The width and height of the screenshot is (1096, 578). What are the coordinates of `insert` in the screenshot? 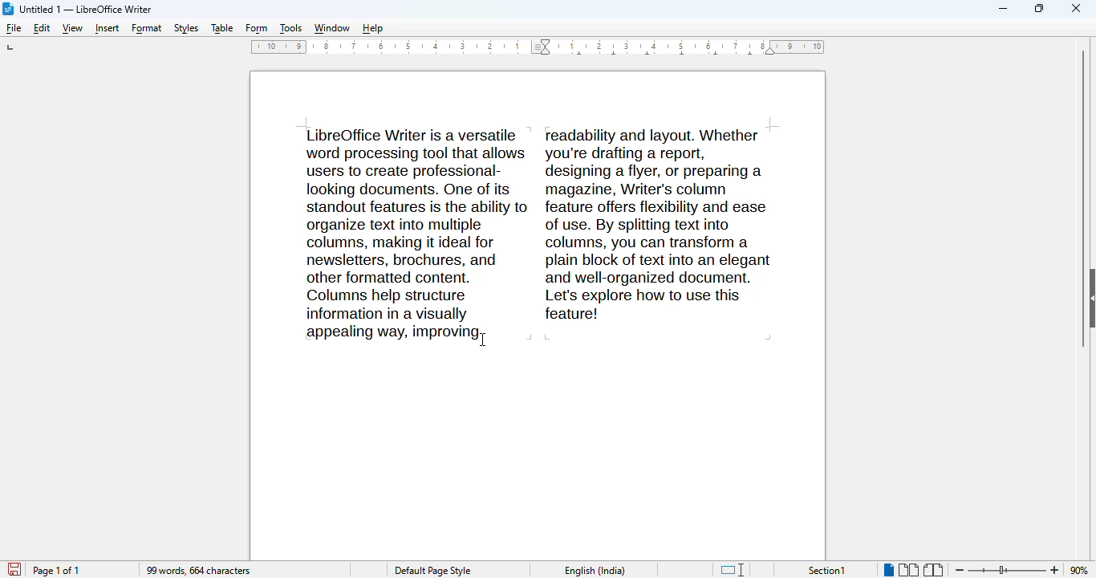 It's located at (108, 30).